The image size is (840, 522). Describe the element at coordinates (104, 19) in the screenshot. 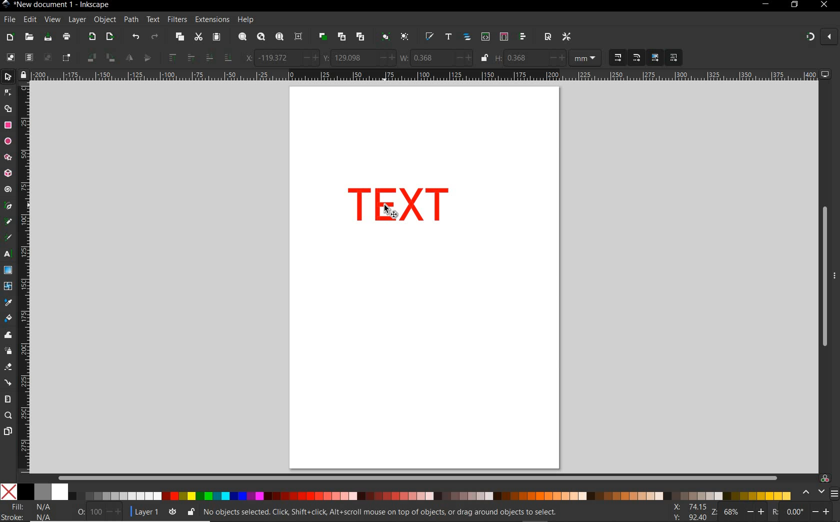

I see `OBJECT` at that location.